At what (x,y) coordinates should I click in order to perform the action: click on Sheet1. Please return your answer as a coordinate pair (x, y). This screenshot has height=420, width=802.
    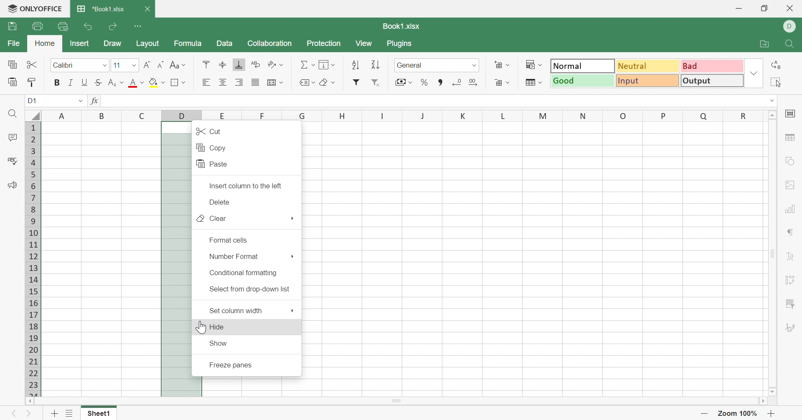
    Looking at the image, I should click on (99, 414).